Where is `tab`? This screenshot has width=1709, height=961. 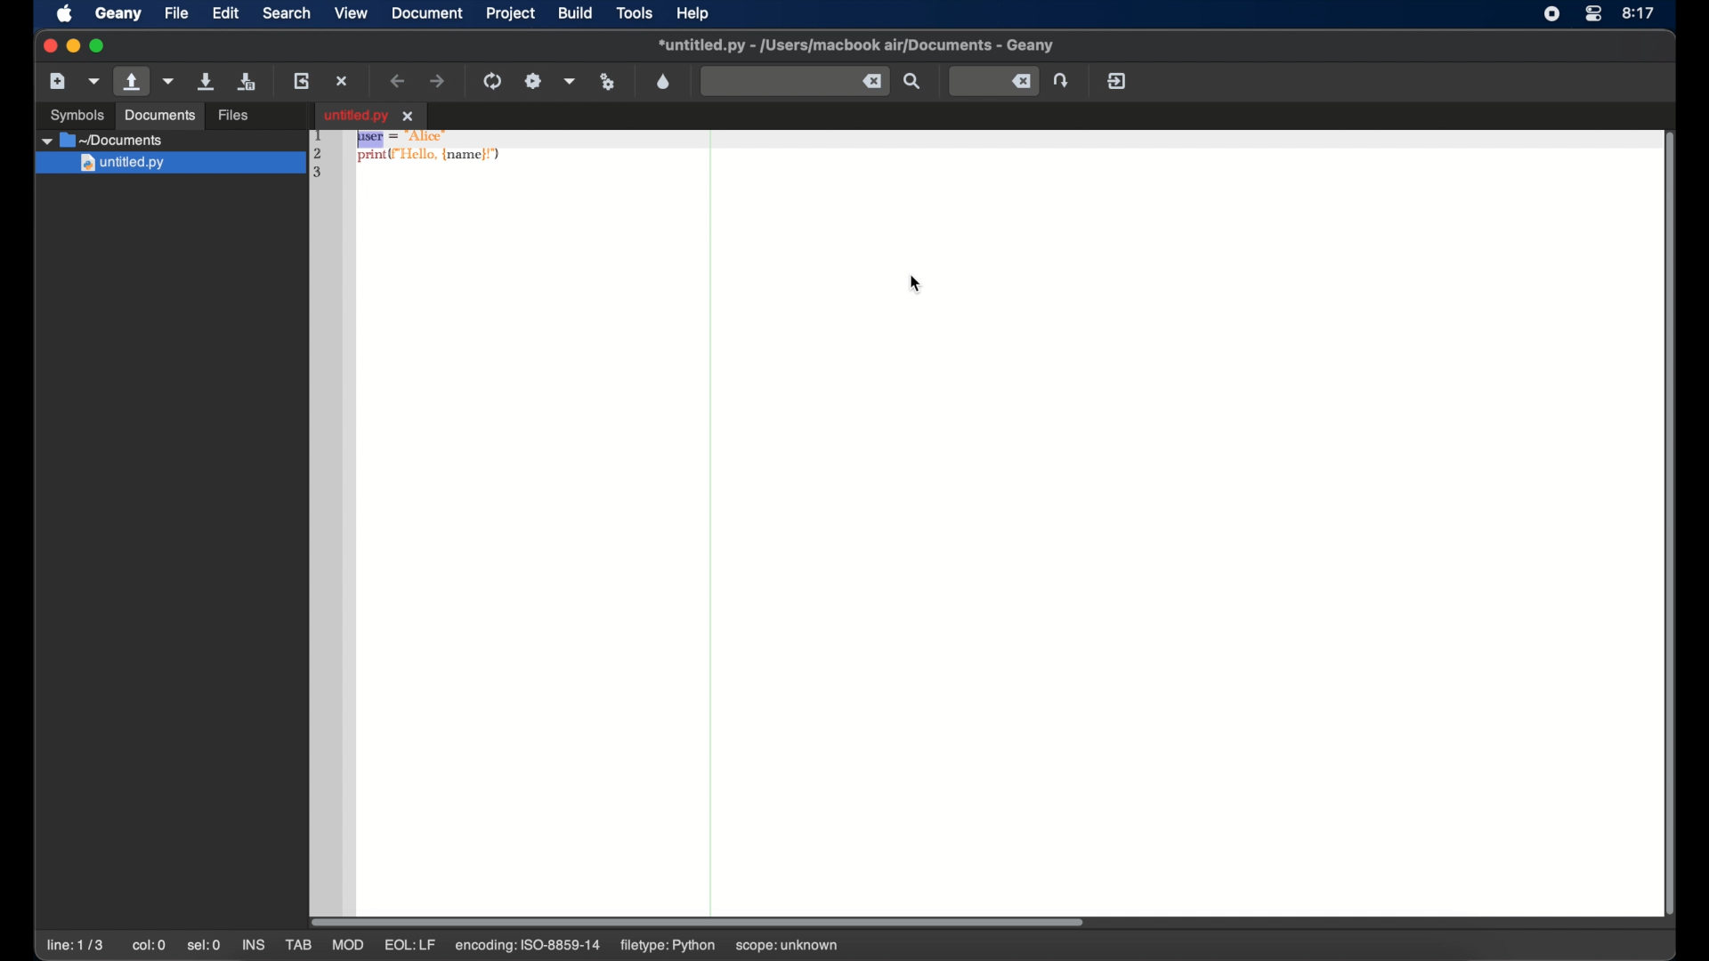
tab is located at coordinates (297, 945).